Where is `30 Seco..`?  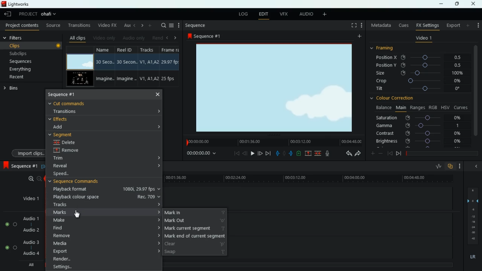 30 Seco.. is located at coordinates (106, 62).